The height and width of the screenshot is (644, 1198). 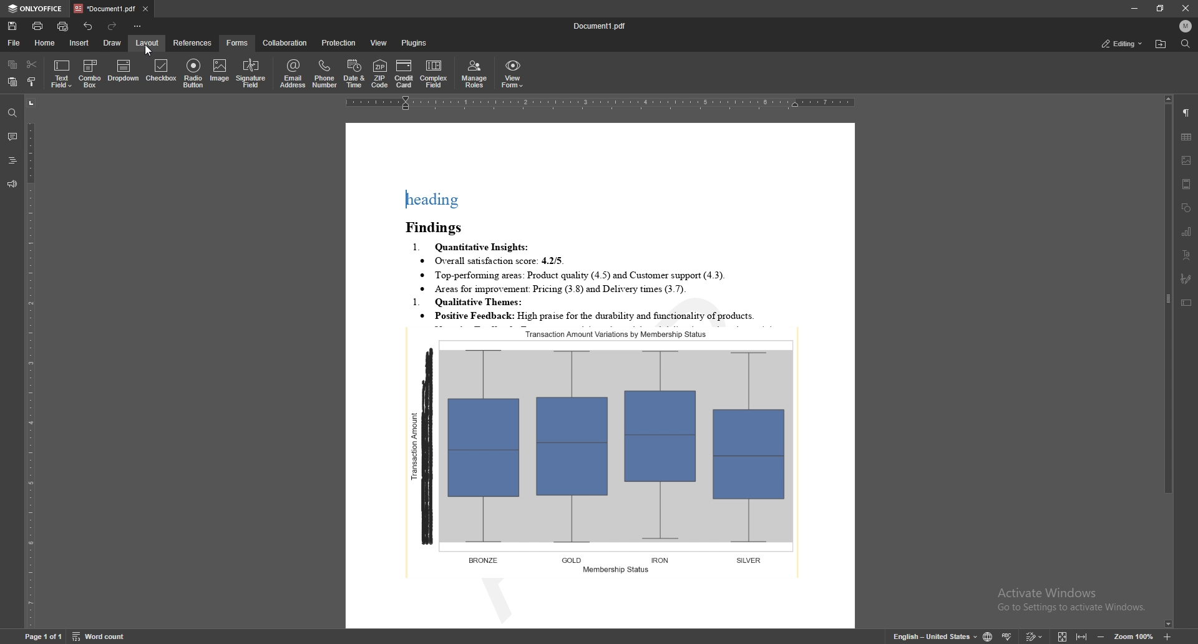 I want to click on table, so click(x=1187, y=137).